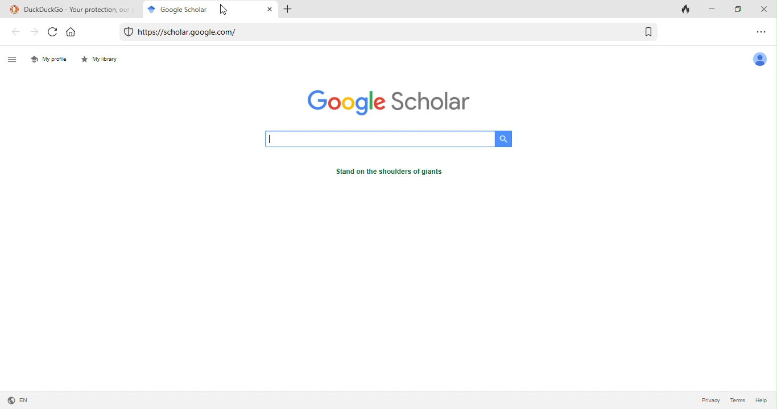 Image resolution: width=777 pixels, height=409 pixels. What do you see at coordinates (35, 33) in the screenshot?
I see `forward` at bounding box center [35, 33].